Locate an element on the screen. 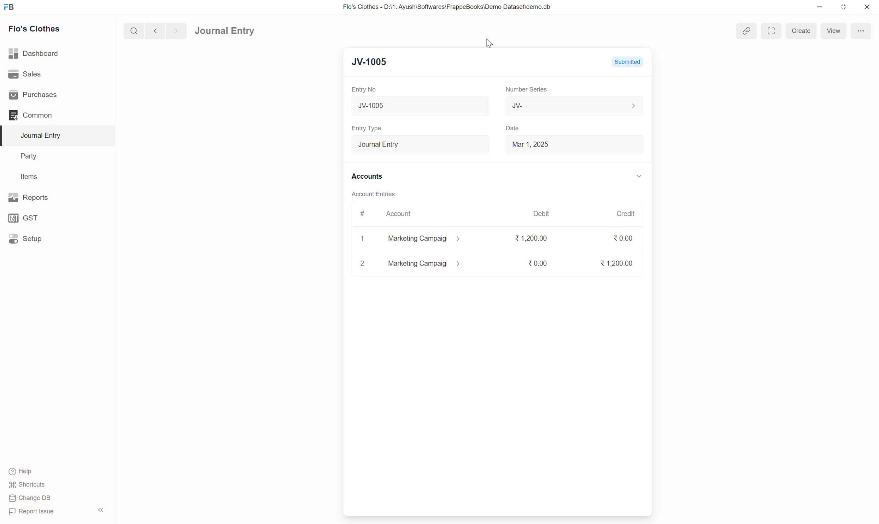 Image resolution: width=879 pixels, height=524 pixels. Journal Entry is located at coordinates (43, 135).